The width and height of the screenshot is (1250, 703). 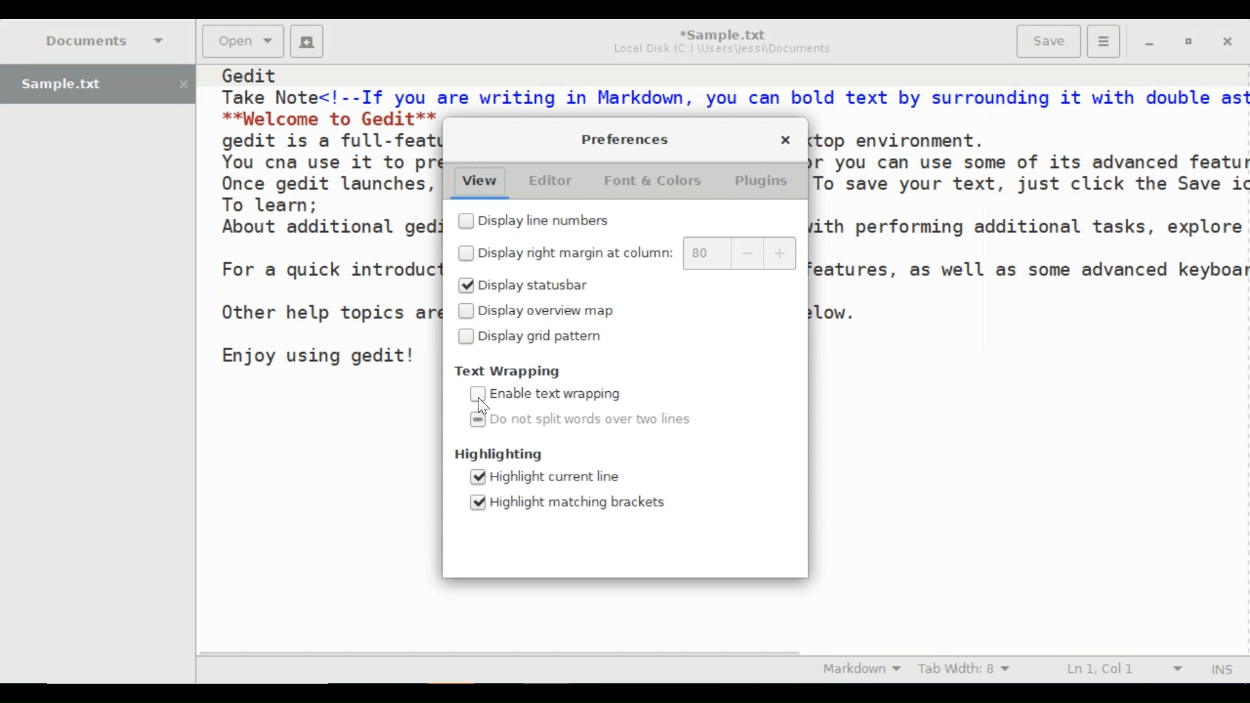 I want to click on (un)select Display margin at column , so click(x=565, y=253).